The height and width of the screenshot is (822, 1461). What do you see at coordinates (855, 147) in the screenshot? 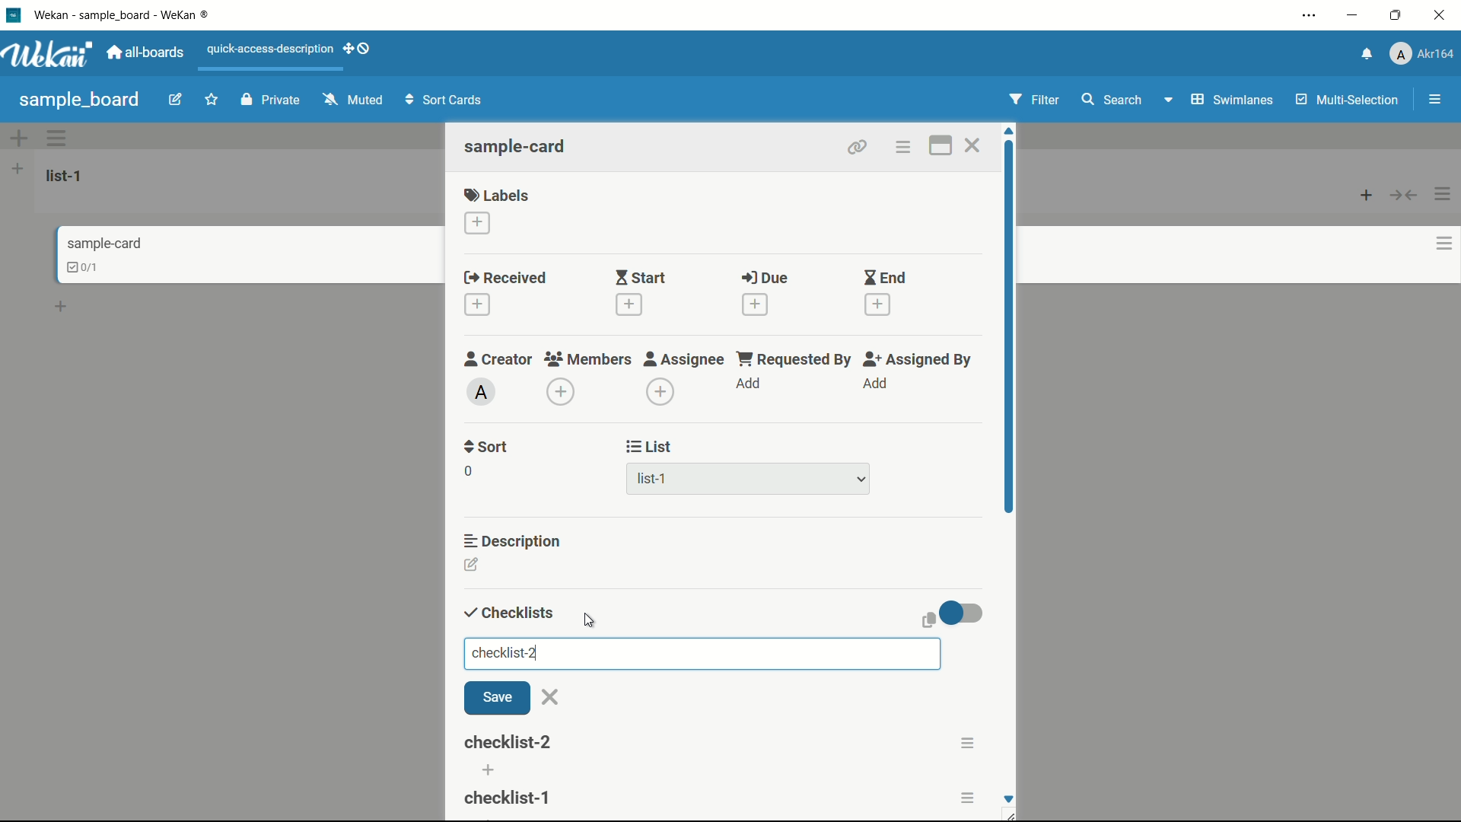
I see `copy link to clipboard` at bounding box center [855, 147].